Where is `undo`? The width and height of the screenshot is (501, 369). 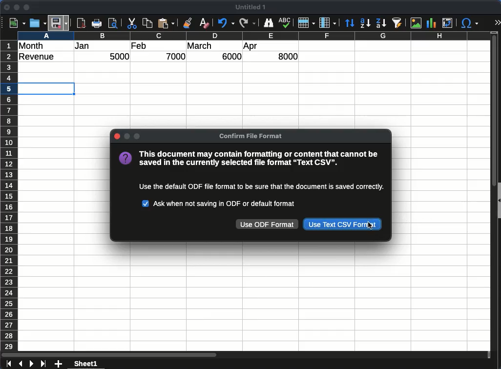
undo is located at coordinates (225, 23).